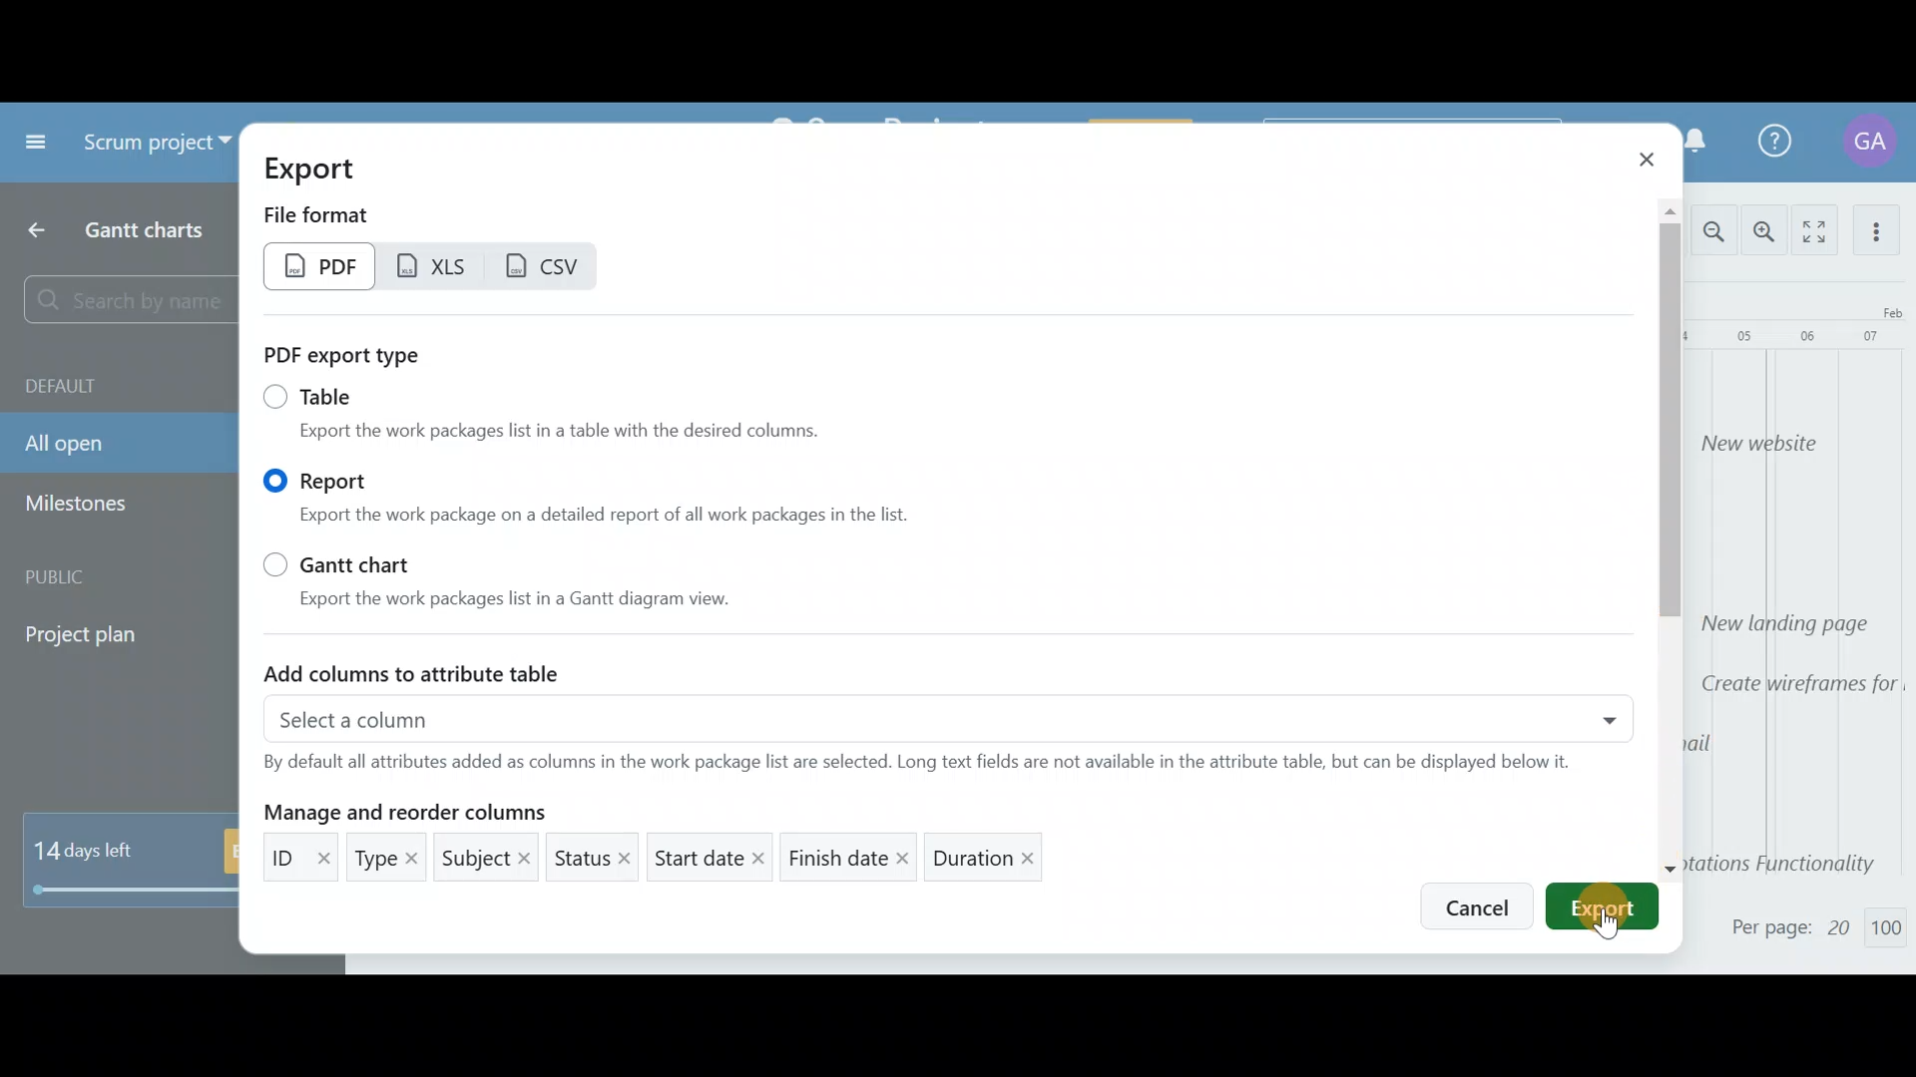  What do you see at coordinates (1891, 922) in the screenshot?
I see `100` at bounding box center [1891, 922].